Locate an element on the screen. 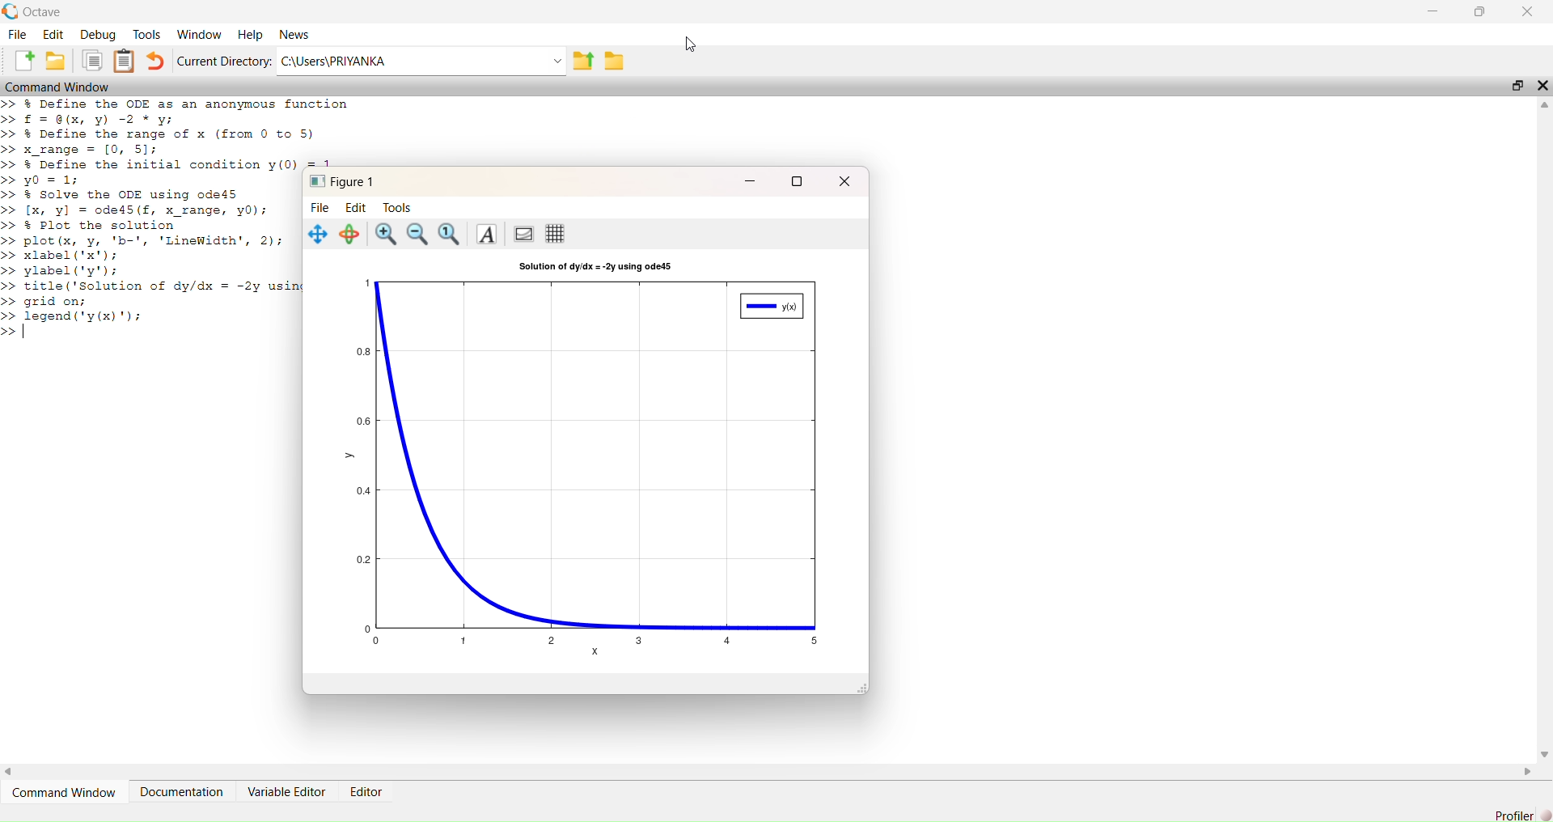 This screenshot has height=822, width=1553. Window is located at coordinates (198, 35).